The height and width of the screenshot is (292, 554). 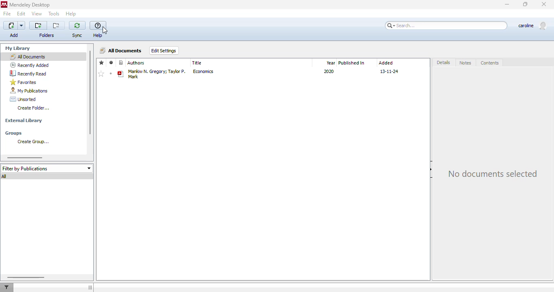 I want to click on recently added, so click(x=30, y=65).